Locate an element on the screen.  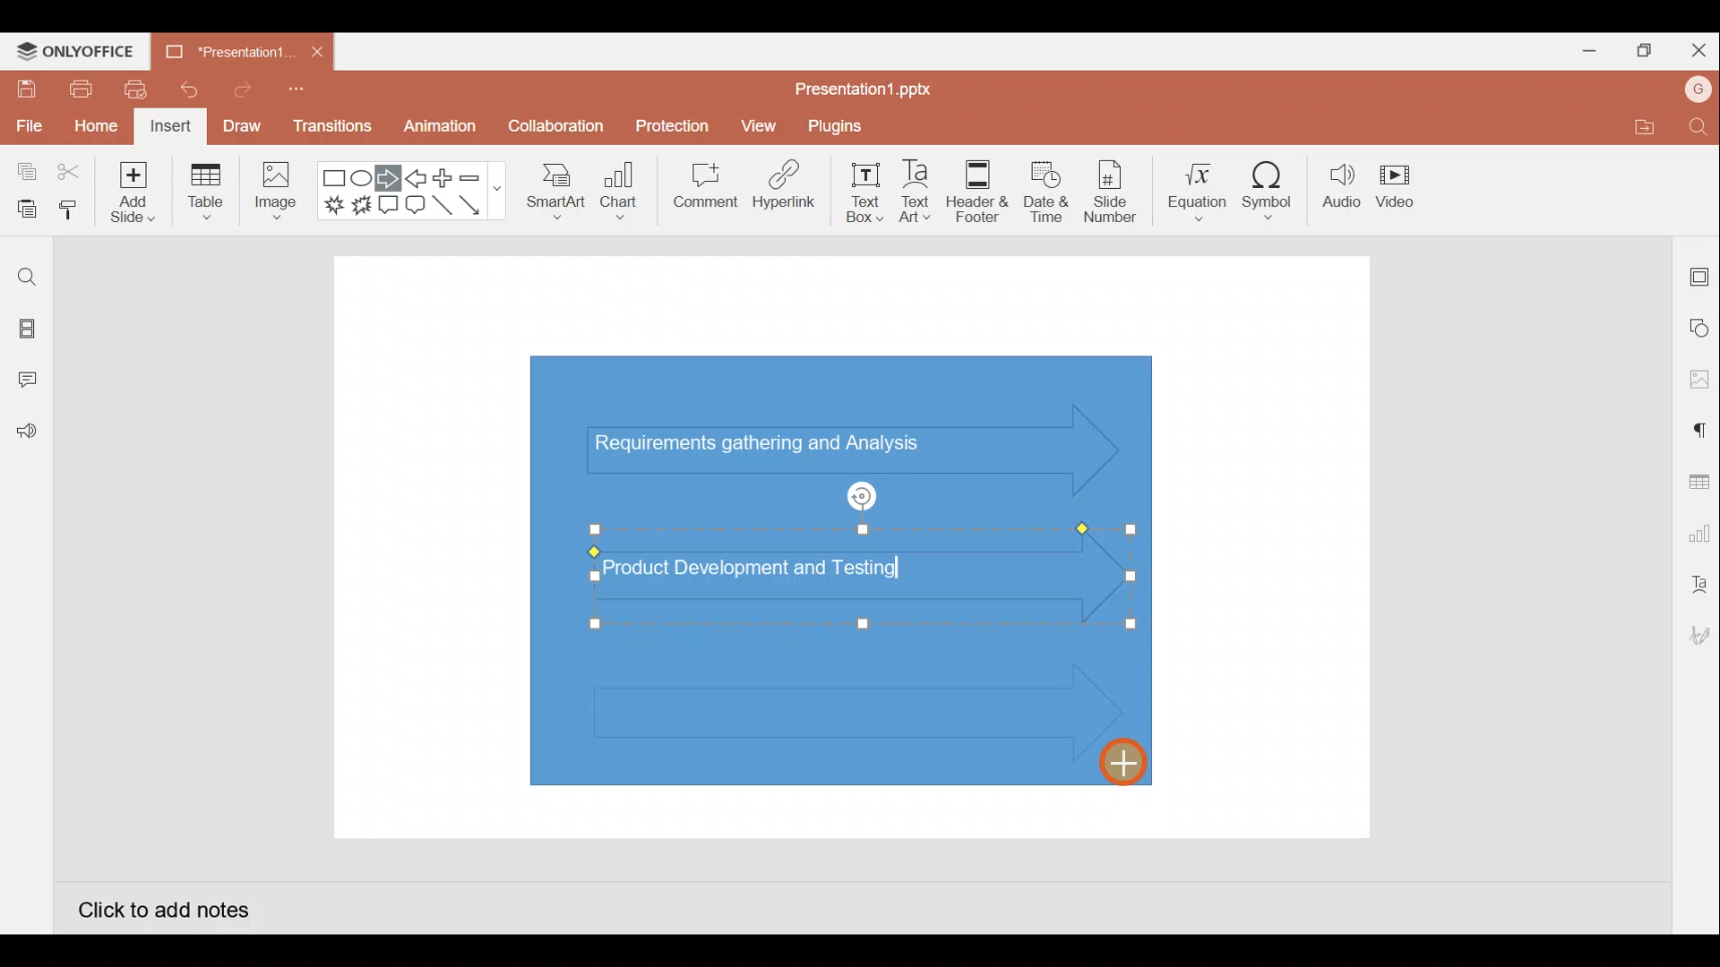
Paragraph settings is located at coordinates (1698, 428).